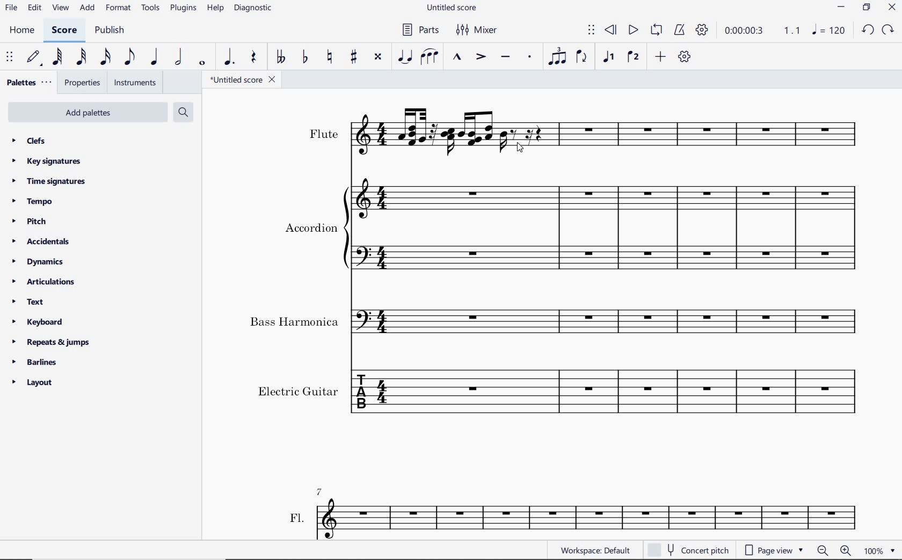 This screenshot has height=560, width=902. Describe the element at coordinates (355, 57) in the screenshot. I see `toggle sharp` at that location.